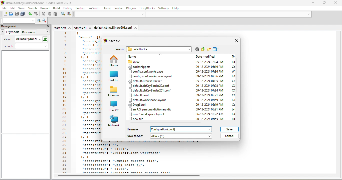  What do you see at coordinates (68, 8) in the screenshot?
I see `debug` at bounding box center [68, 8].